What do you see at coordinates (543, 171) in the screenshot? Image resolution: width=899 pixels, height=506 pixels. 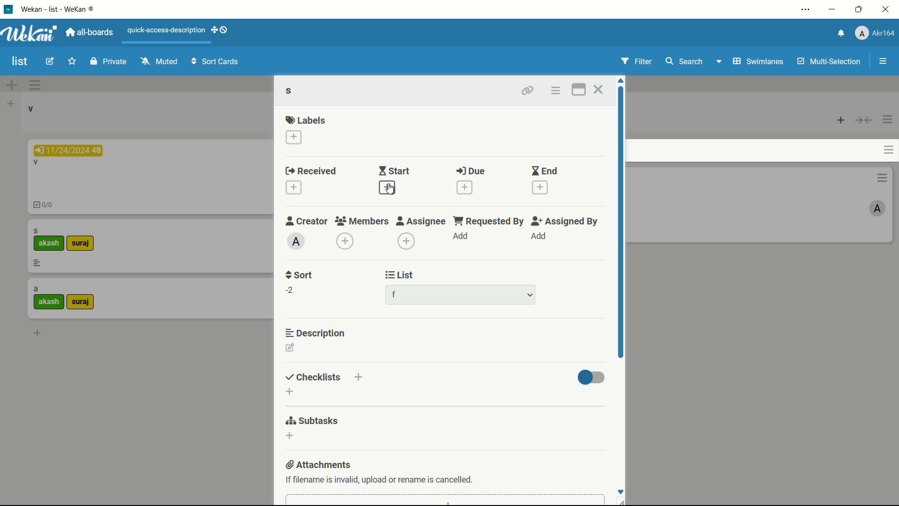 I see `end` at bounding box center [543, 171].